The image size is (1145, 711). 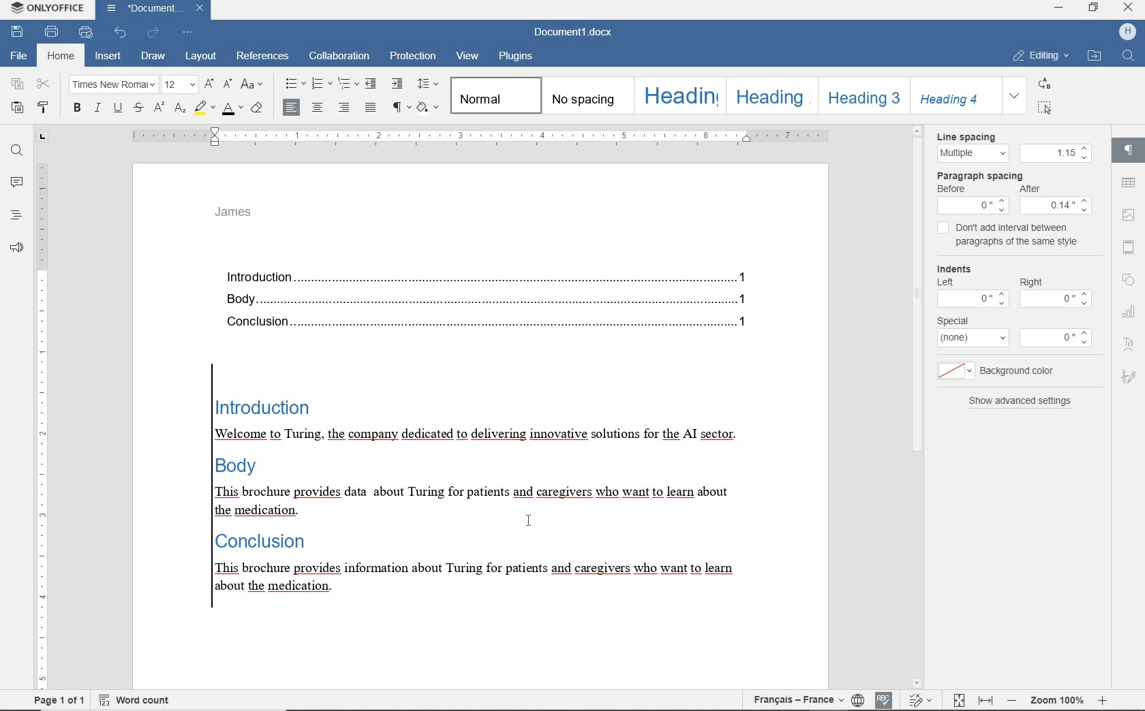 What do you see at coordinates (984, 701) in the screenshot?
I see `fit to width` at bounding box center [984, 701].